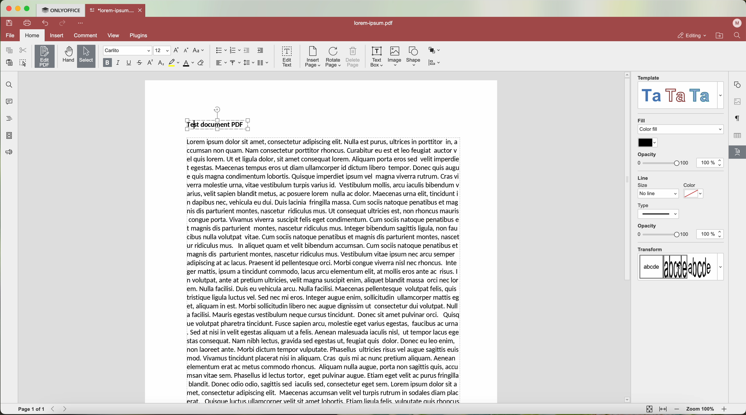  What do you see at coordinates (81, 23) in the screenshot?
I see `customize quick access toolbar` at bounding box center [81, 23].